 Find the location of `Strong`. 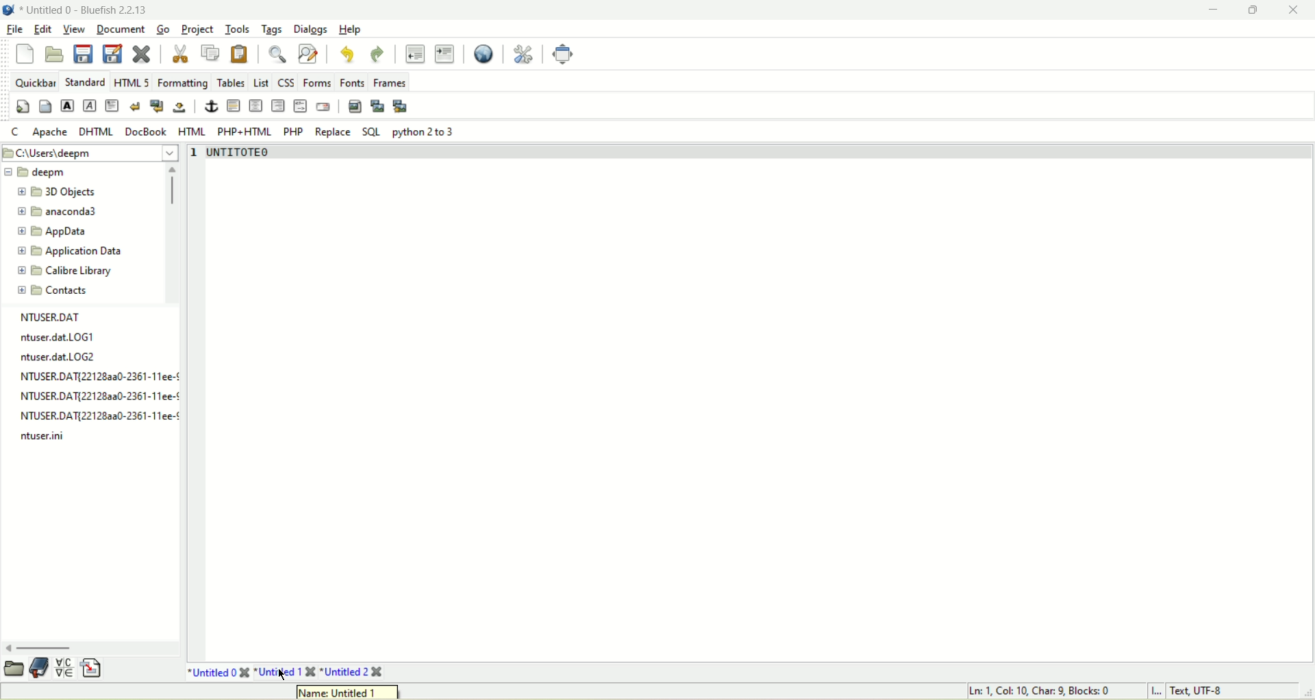

Strong is located at coordinates (66, 104).